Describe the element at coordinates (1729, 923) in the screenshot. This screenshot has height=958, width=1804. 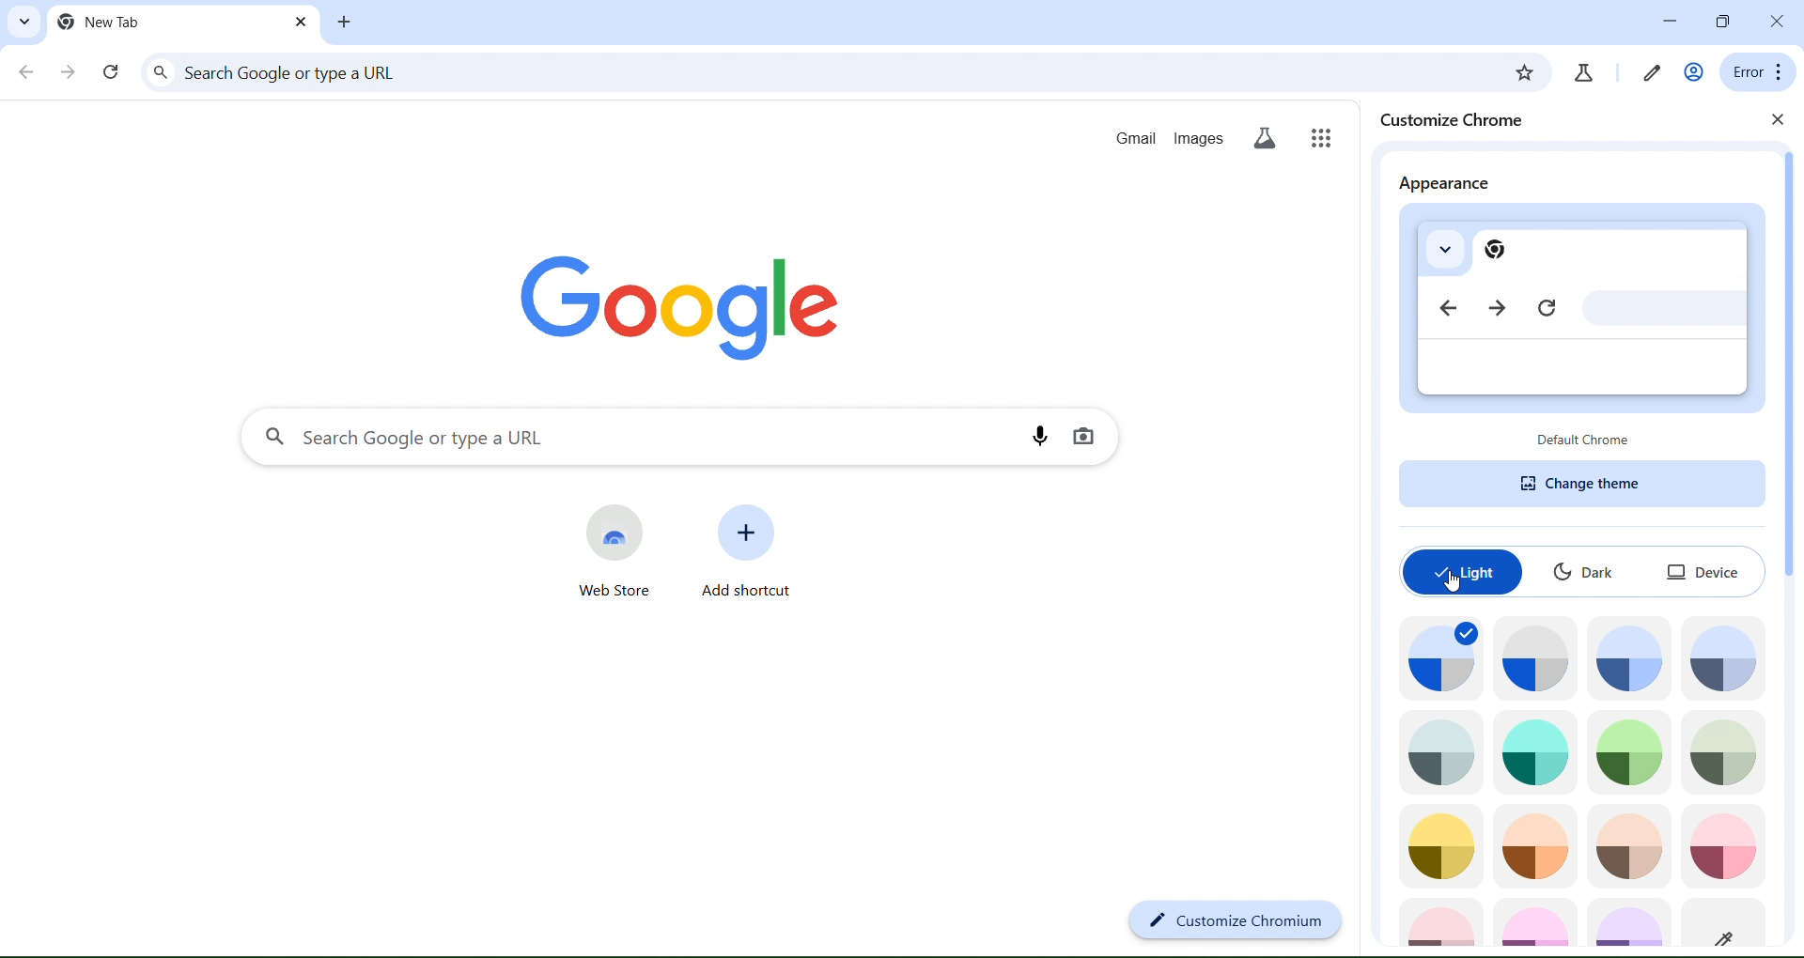
I see `image` at that location.